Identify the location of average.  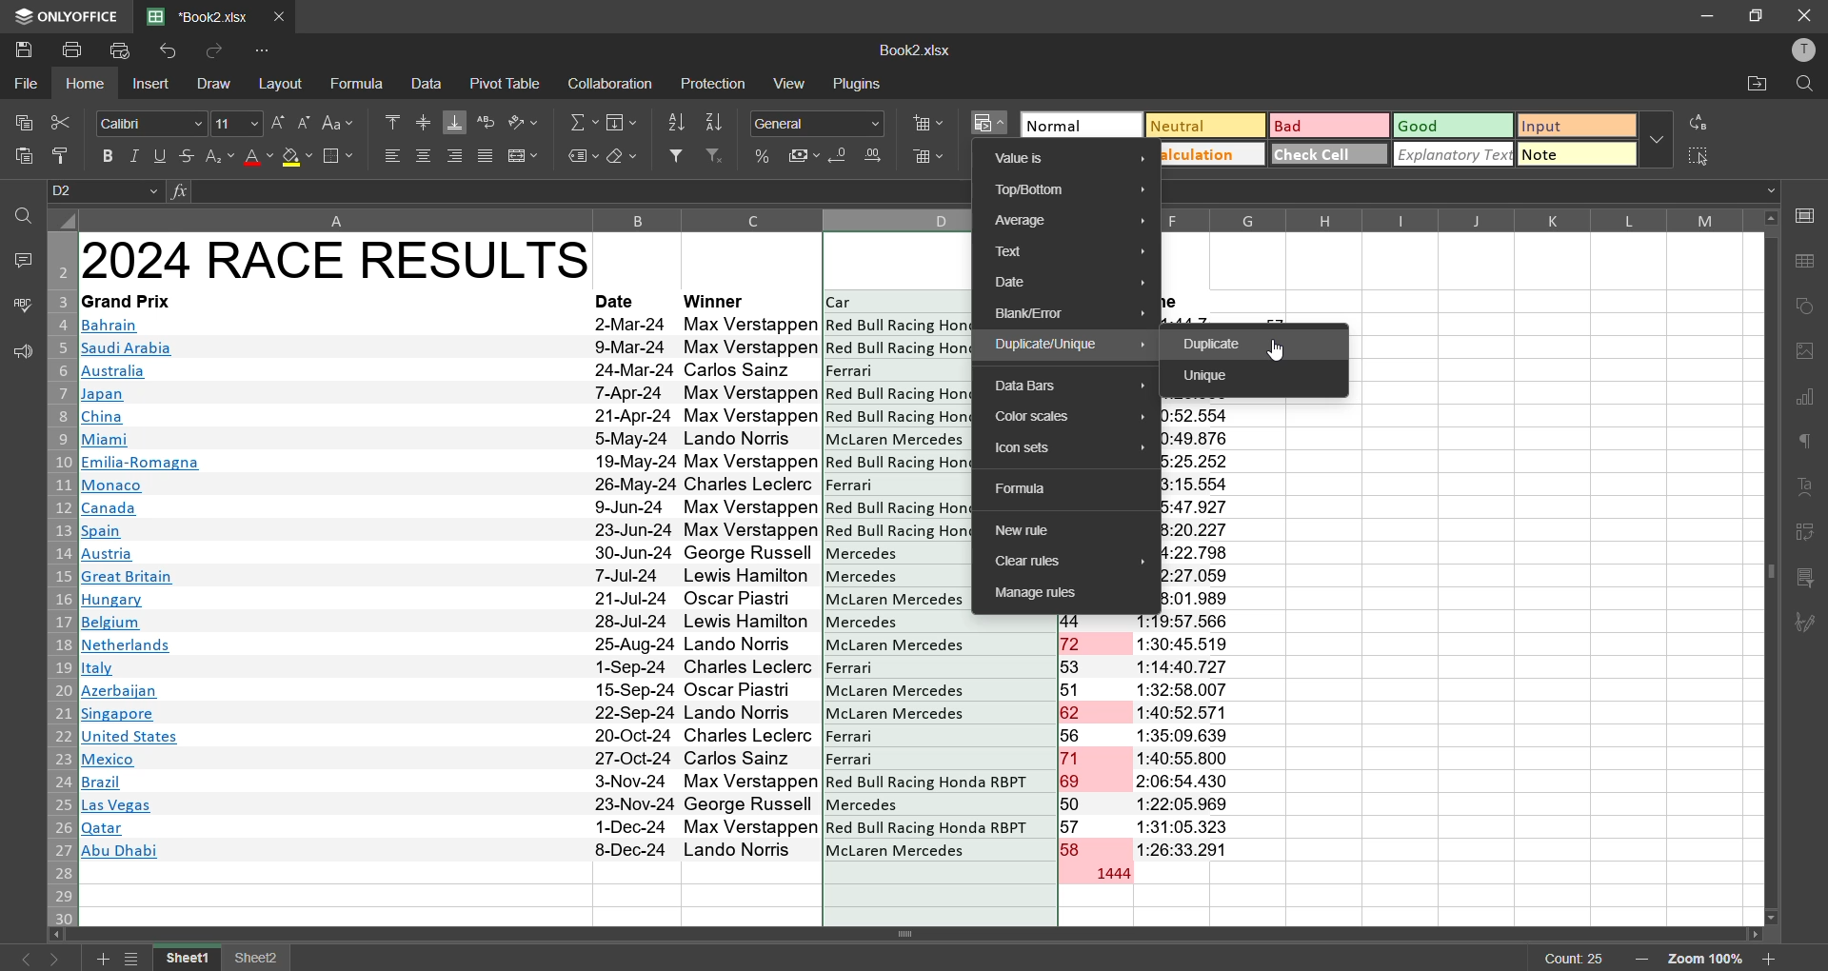
(1069, 223).